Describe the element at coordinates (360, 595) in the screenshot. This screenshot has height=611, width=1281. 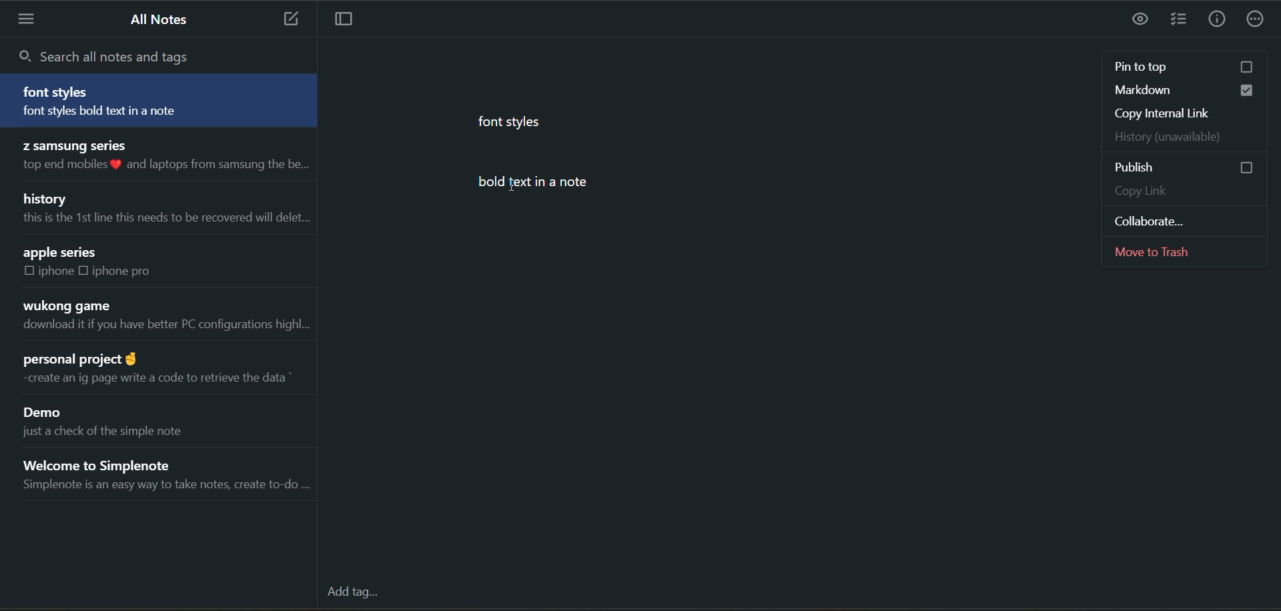
I see `add tag` at that location.